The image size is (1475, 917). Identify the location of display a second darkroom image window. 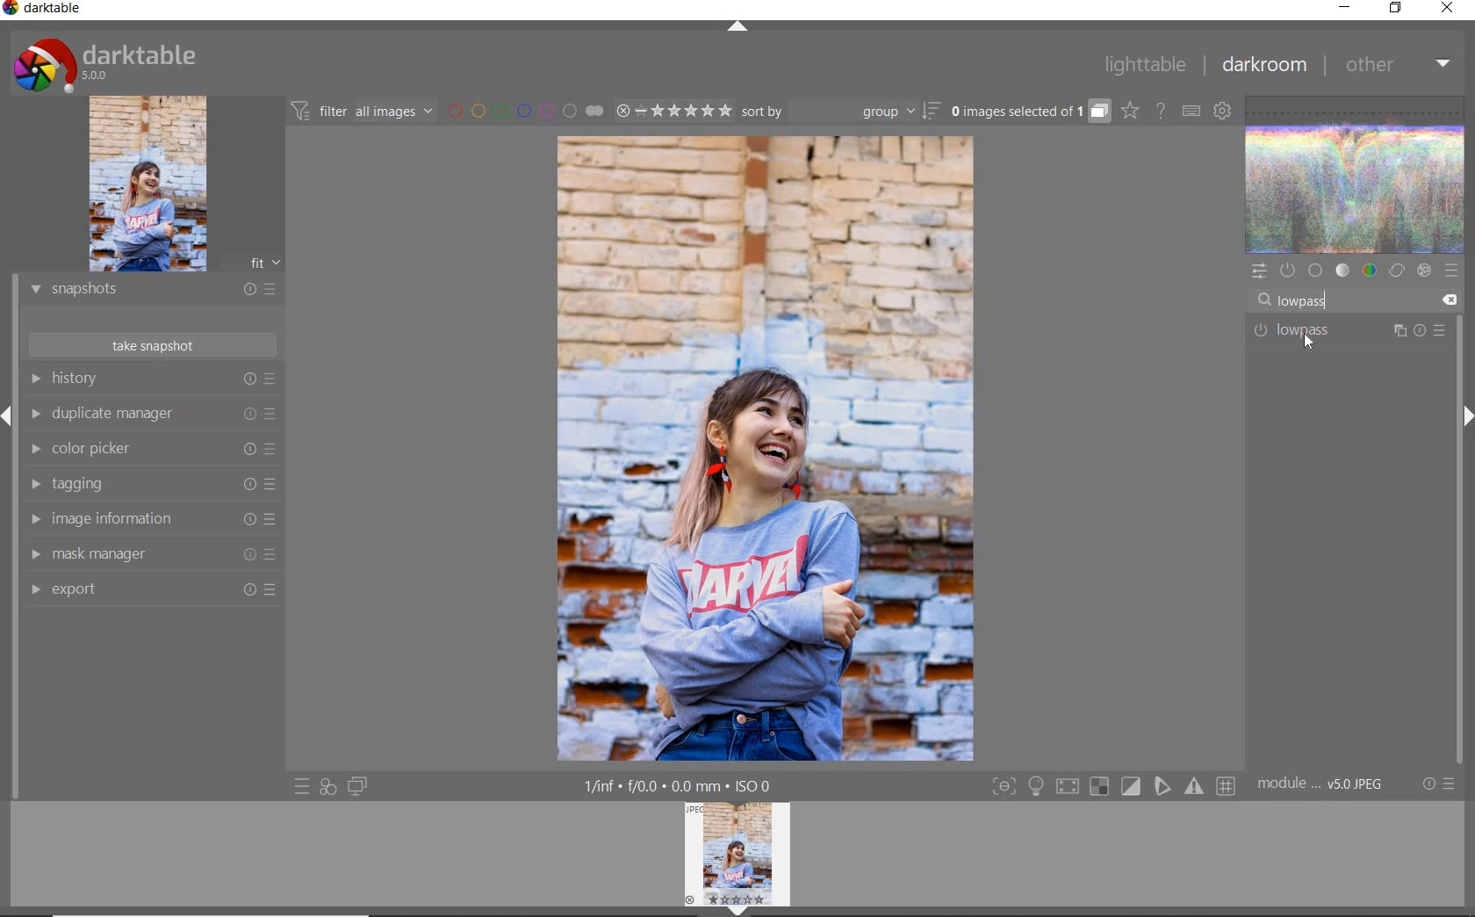
(358, 785).